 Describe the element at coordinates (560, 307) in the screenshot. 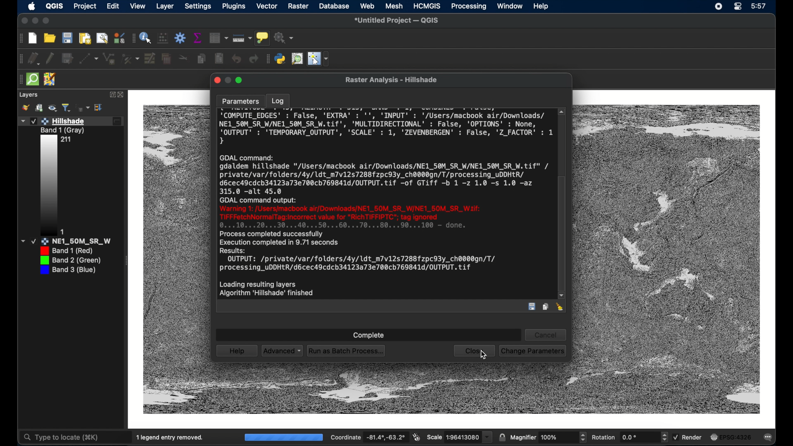

I see `clear log entry` at that location.